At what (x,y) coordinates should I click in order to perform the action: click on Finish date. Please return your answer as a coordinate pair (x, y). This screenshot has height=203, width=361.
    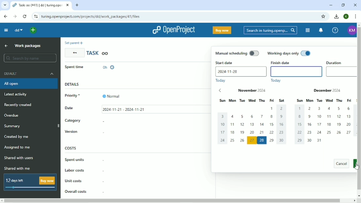
    Looking at the image, I should click on (286, 63).